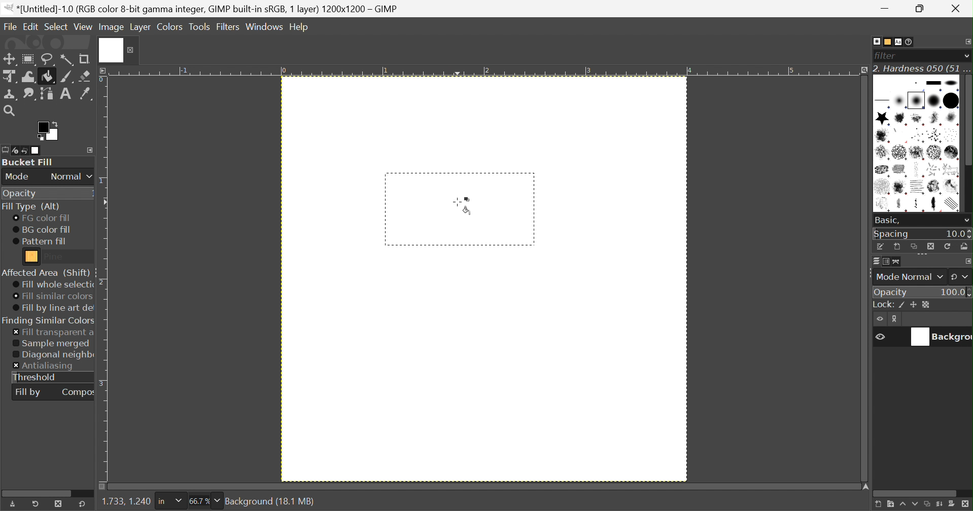 The image size is (973, 511). I want to click on Create a new brush, so click(897, 247).